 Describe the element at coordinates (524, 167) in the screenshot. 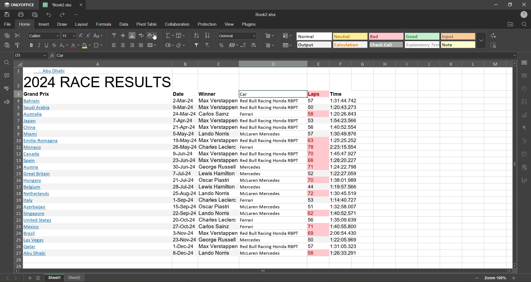

I see `slicer` at that location.